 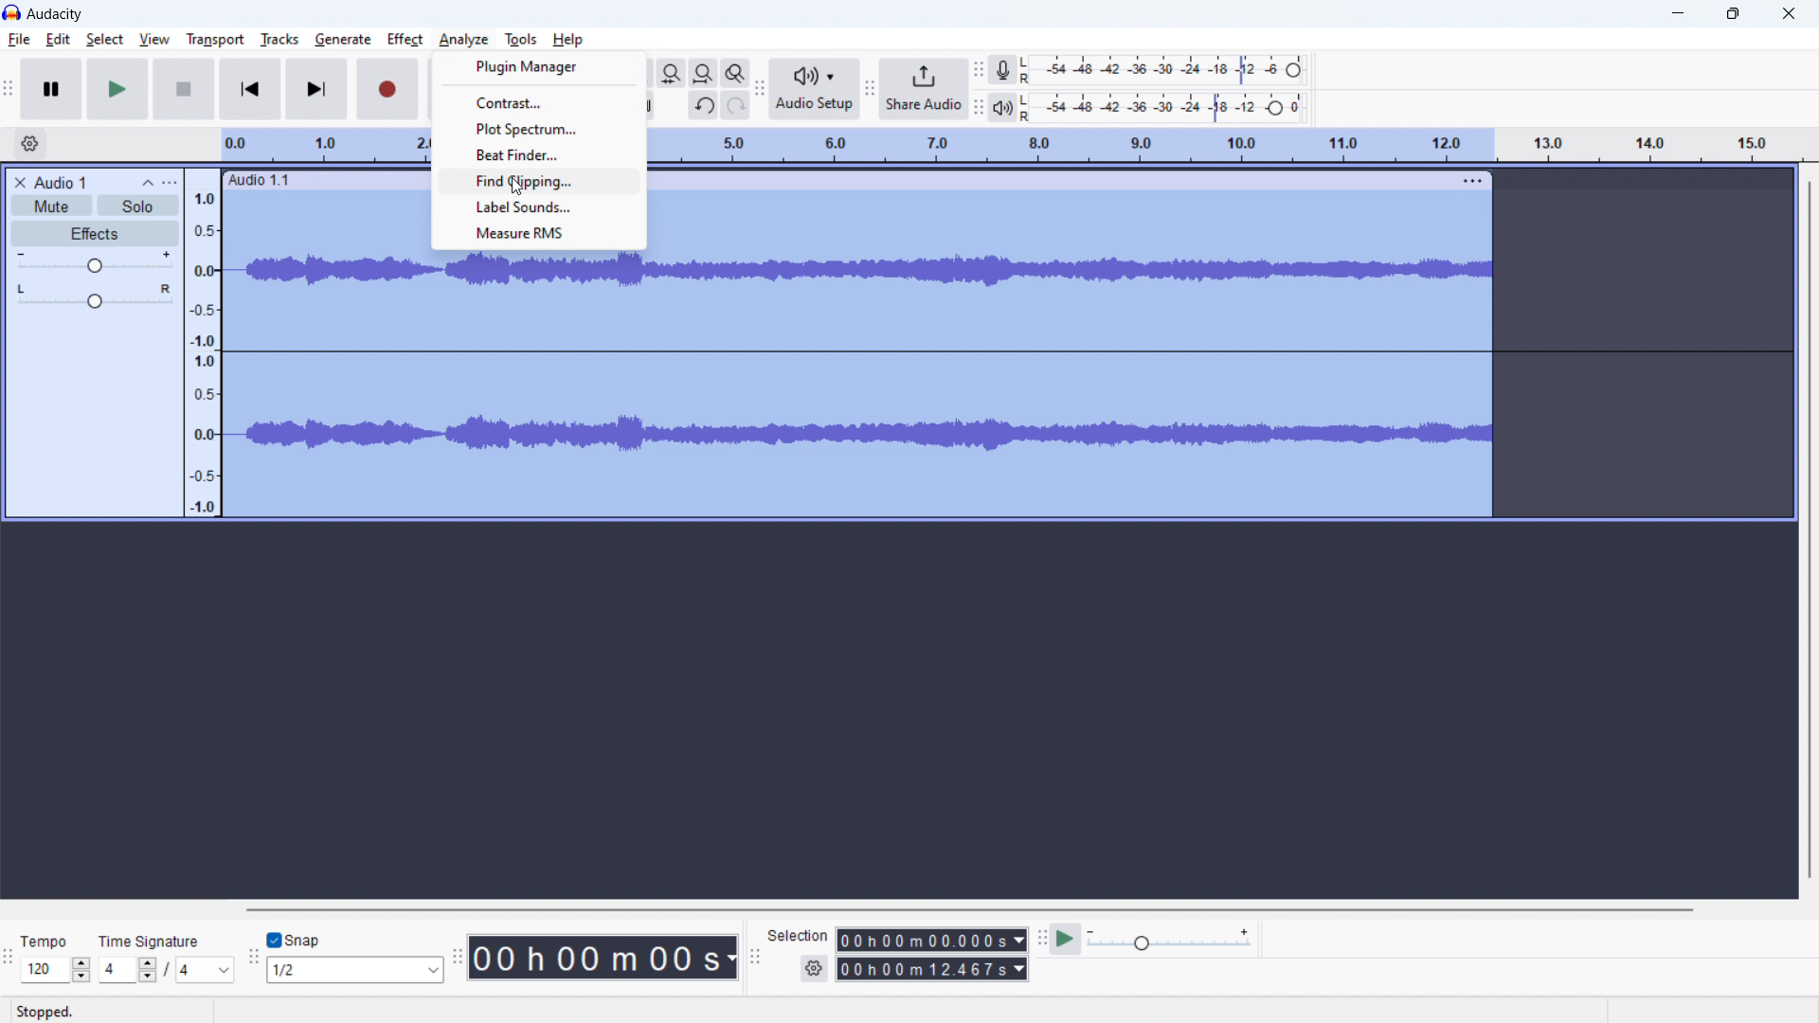 I want to click on delete recording, so click(x=21, y=183).